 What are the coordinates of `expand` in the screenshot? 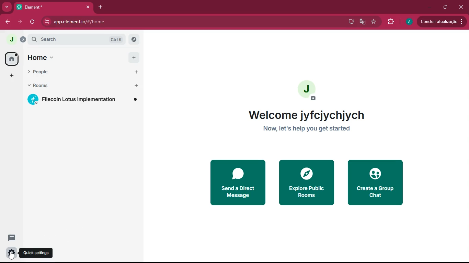 It's located at (23, 39).